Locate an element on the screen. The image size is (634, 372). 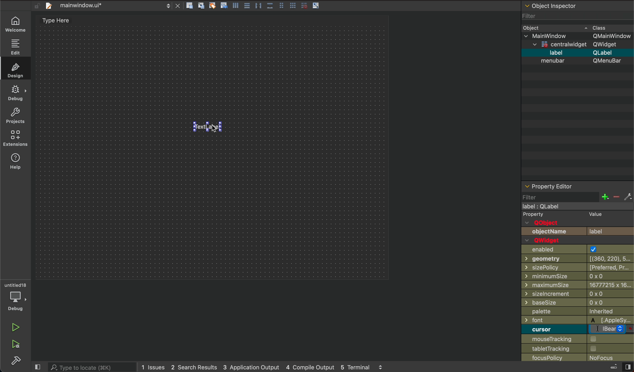
debug is located at coordinates (16, 95).